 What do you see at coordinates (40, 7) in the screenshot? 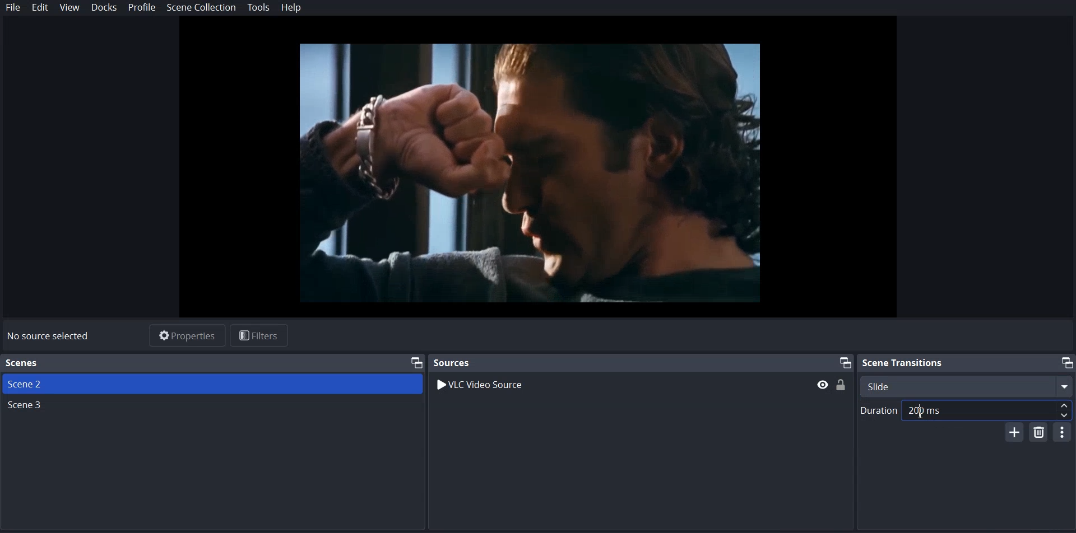
I see `Edit` at bounding box center [40, 7].